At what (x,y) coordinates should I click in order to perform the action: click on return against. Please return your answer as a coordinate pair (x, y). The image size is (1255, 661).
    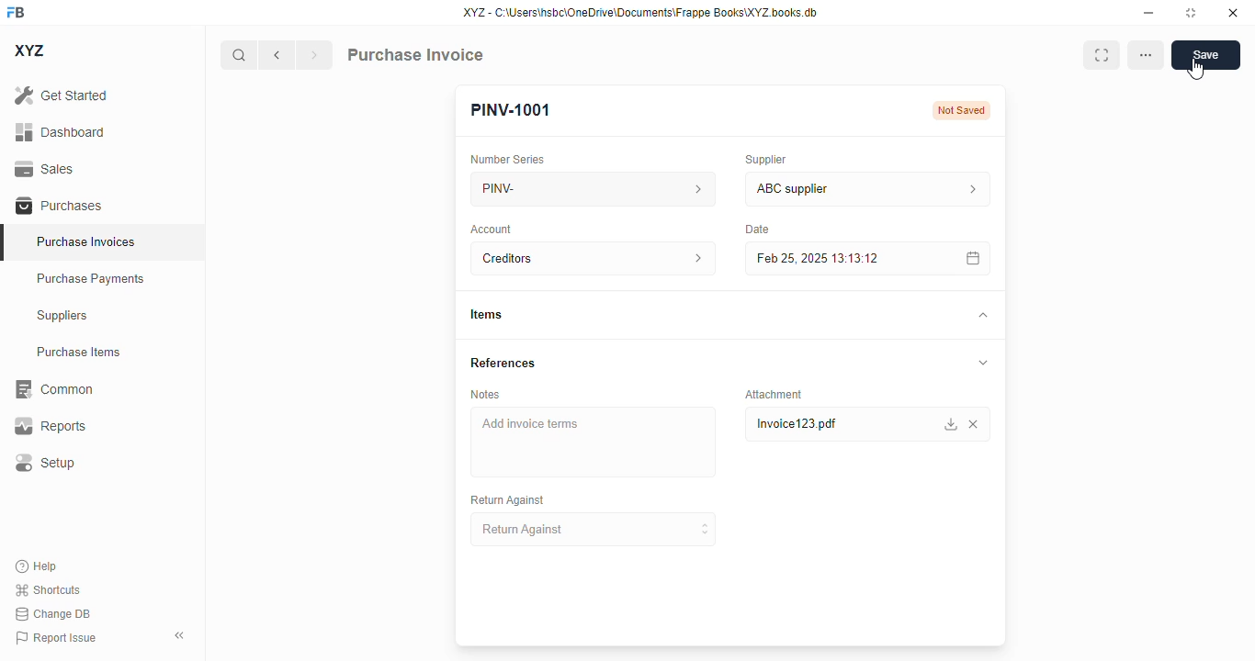
    Looking at the image, I should click on (506, 500).